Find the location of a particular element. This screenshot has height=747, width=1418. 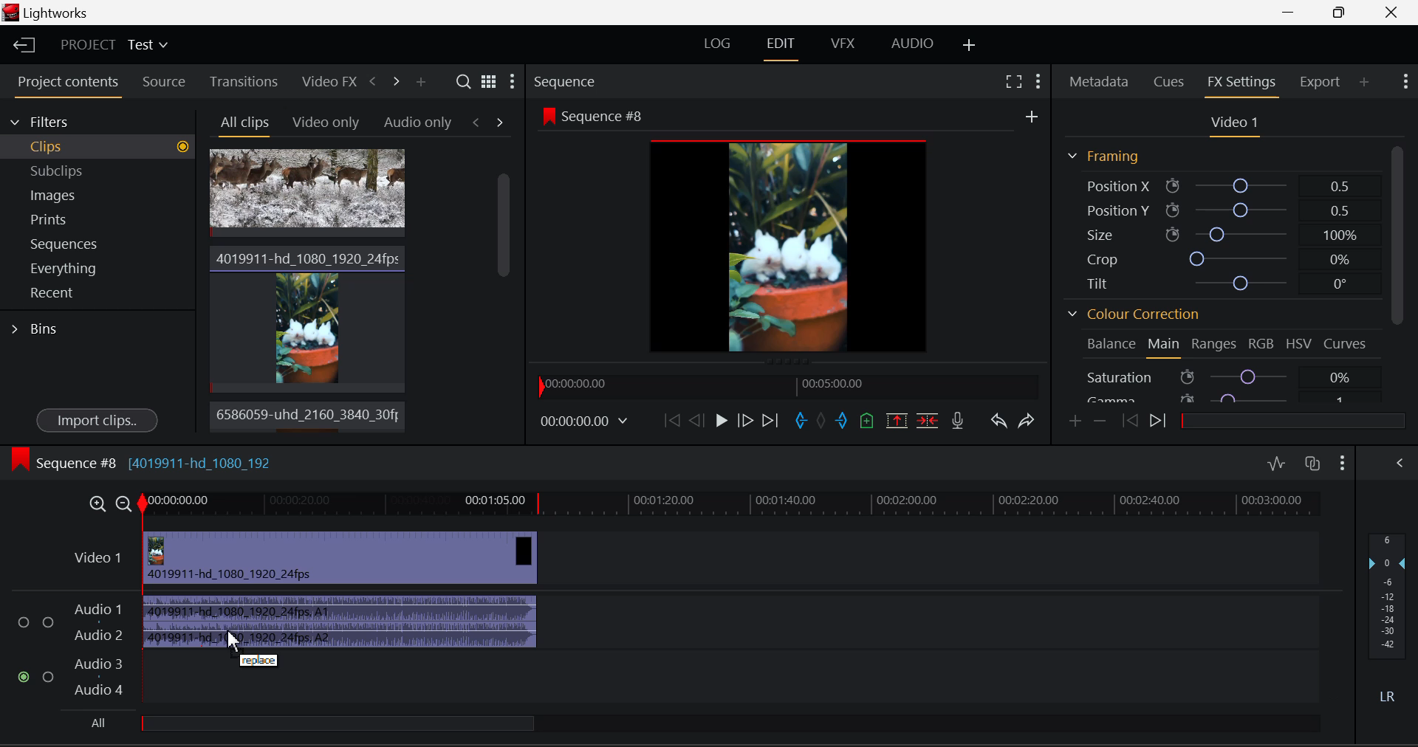

Toggle between list and title view is located at coordinates (489, 80).